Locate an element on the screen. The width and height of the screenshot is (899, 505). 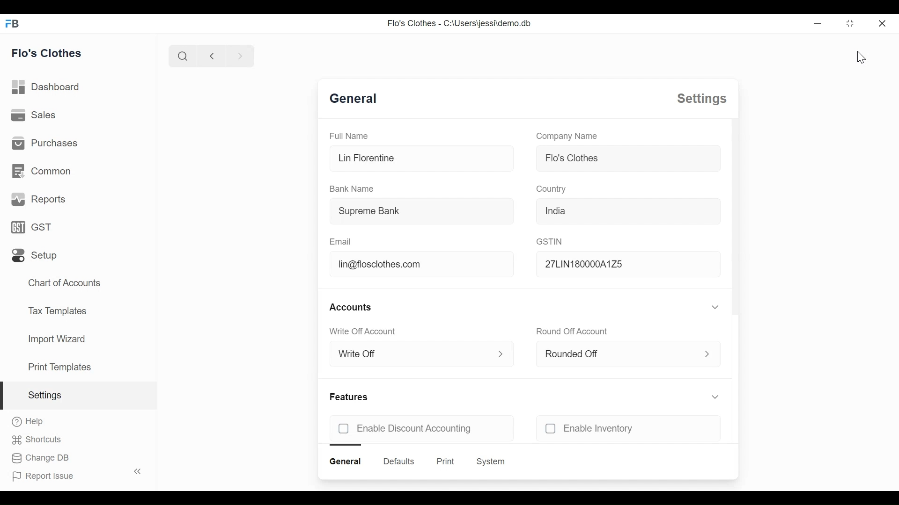
tax templates is located at coordinates (56, 310).